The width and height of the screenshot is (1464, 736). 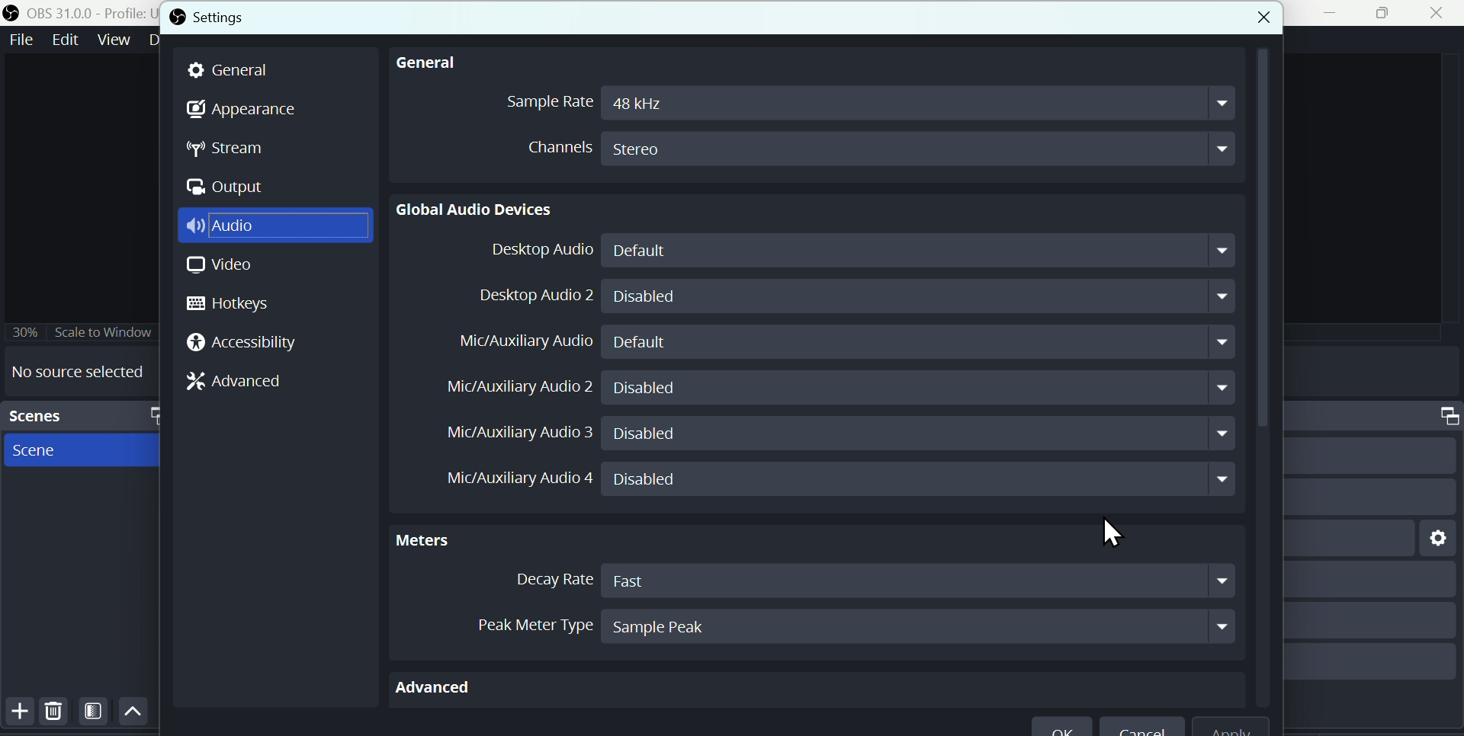 What do you see at coordinates (236, 70) in the screenshot?
I see `general` at bounding box center [236, 70].